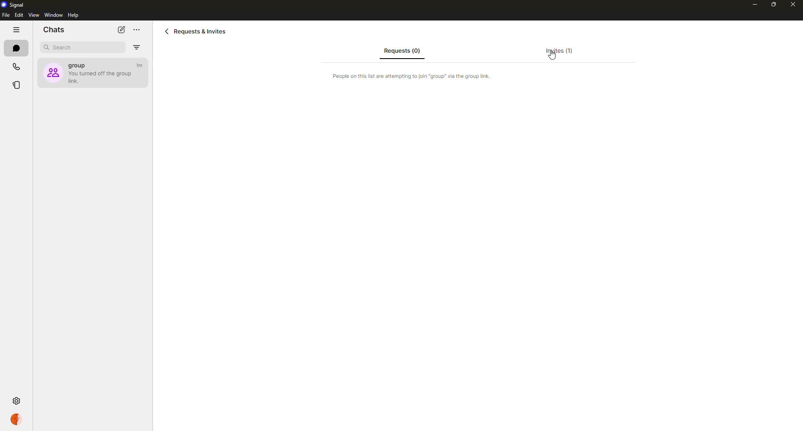 The width and height of the screenshot is (803, 431). Describe the element at coordinates (121, 30) in the screenshot. I see `new chat` at that location.